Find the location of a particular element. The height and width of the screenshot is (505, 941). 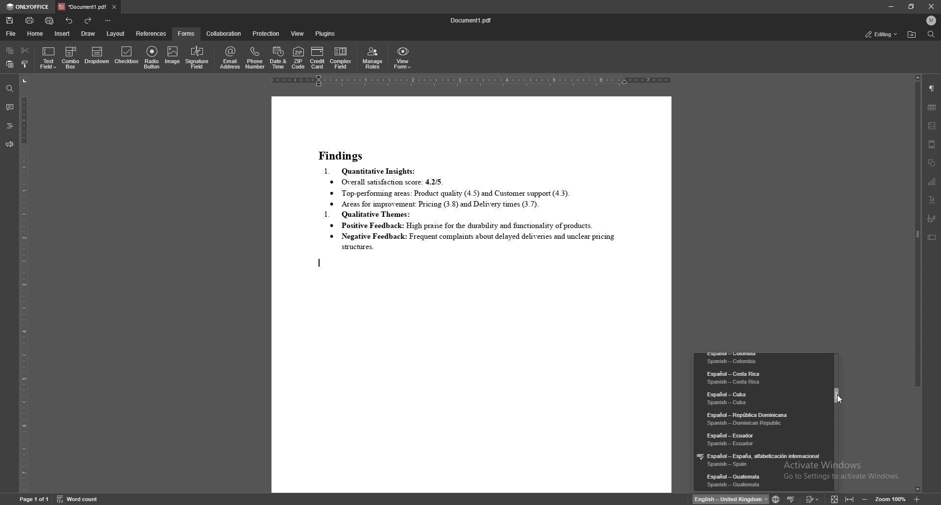

print is located at coordinates (30, 20).